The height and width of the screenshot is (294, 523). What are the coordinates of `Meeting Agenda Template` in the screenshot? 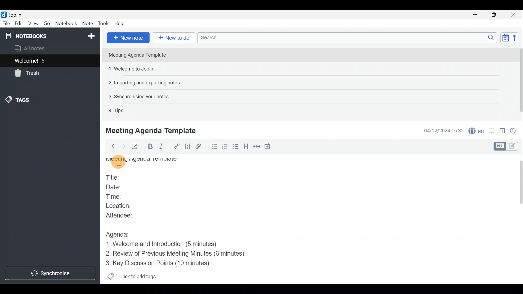 It's located at (152, 130).